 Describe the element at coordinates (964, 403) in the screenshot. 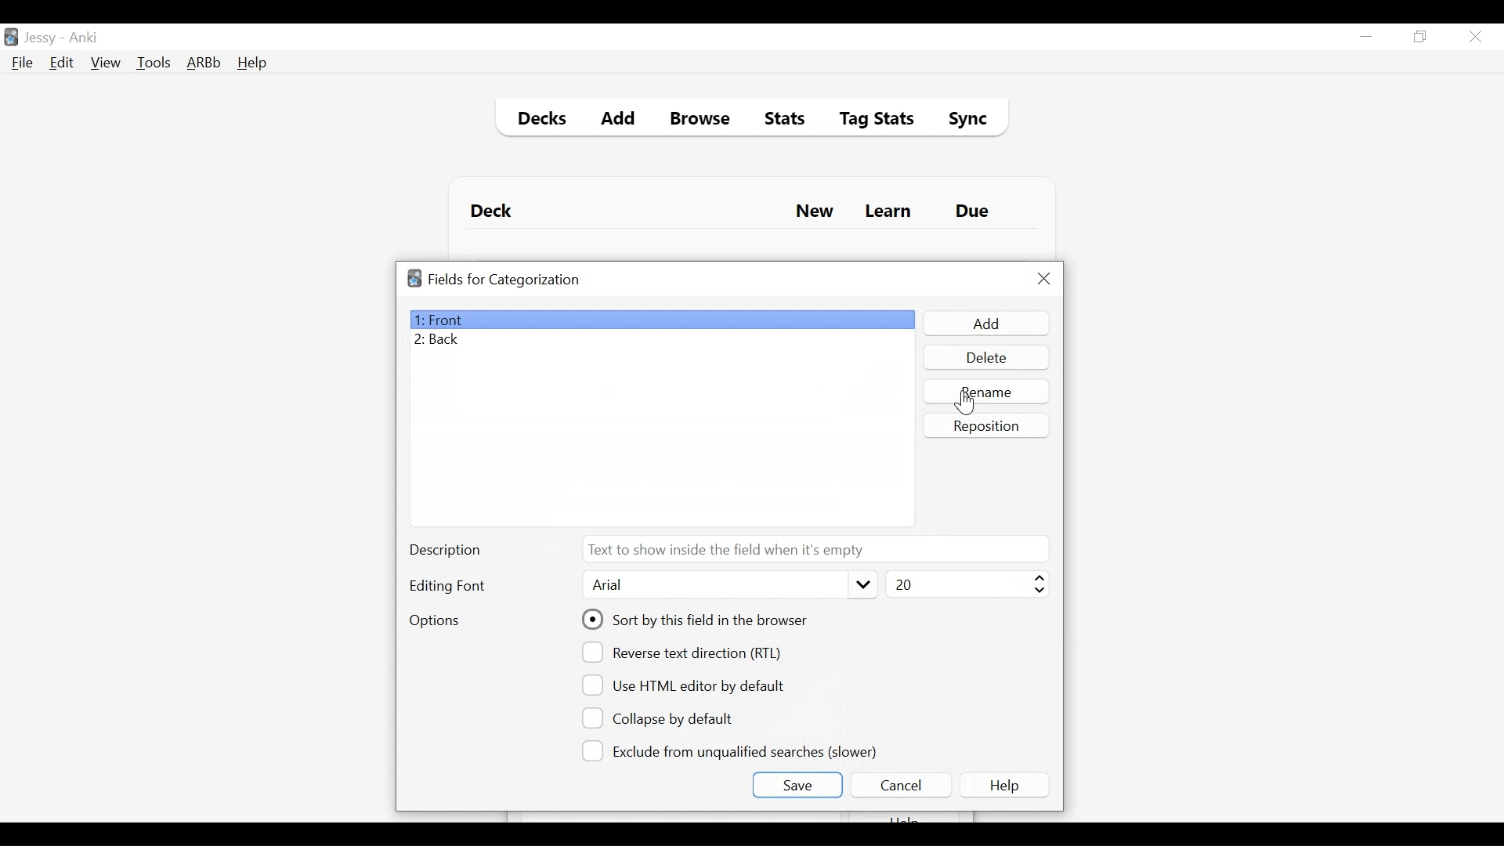

I see `Cursor` at that location.